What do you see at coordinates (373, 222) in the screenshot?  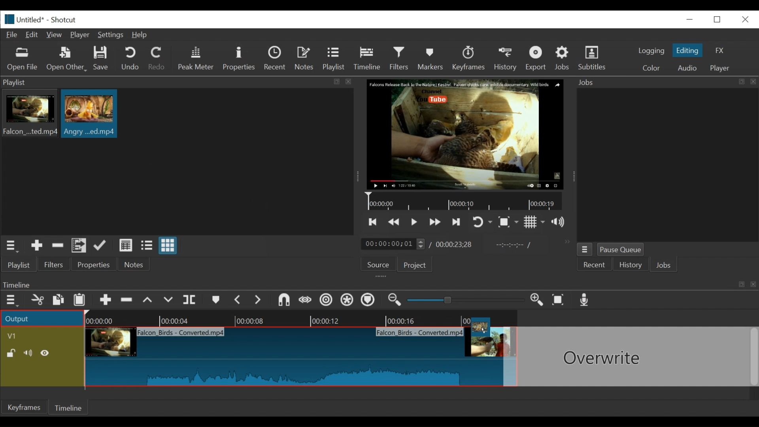 I see `skip to the previous point` at bounding box center [373, 222].